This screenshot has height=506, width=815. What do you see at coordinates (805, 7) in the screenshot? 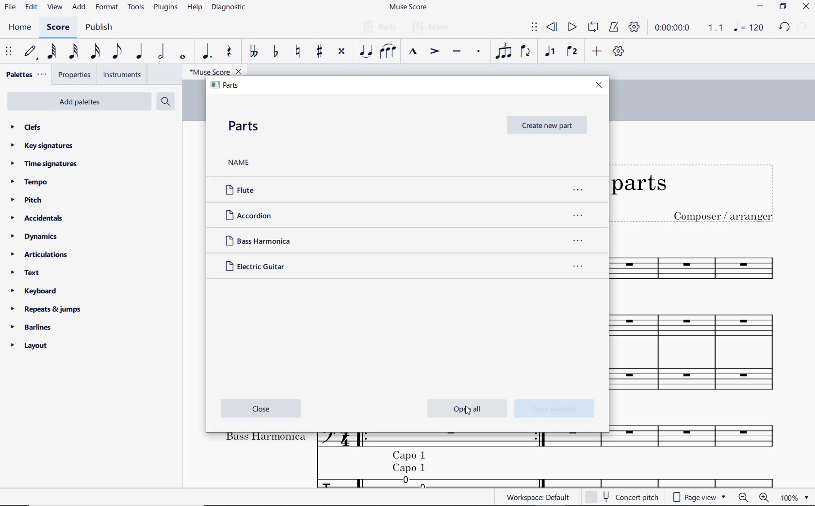
I see `CLOSE` at bounding box center [805, 7].